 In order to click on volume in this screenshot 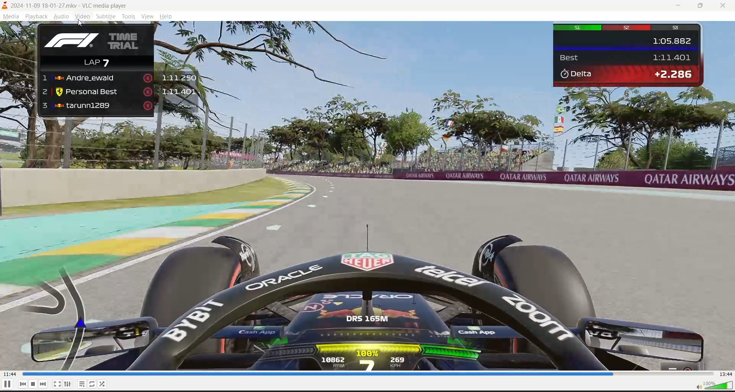, I will do `click(710, 386)`.